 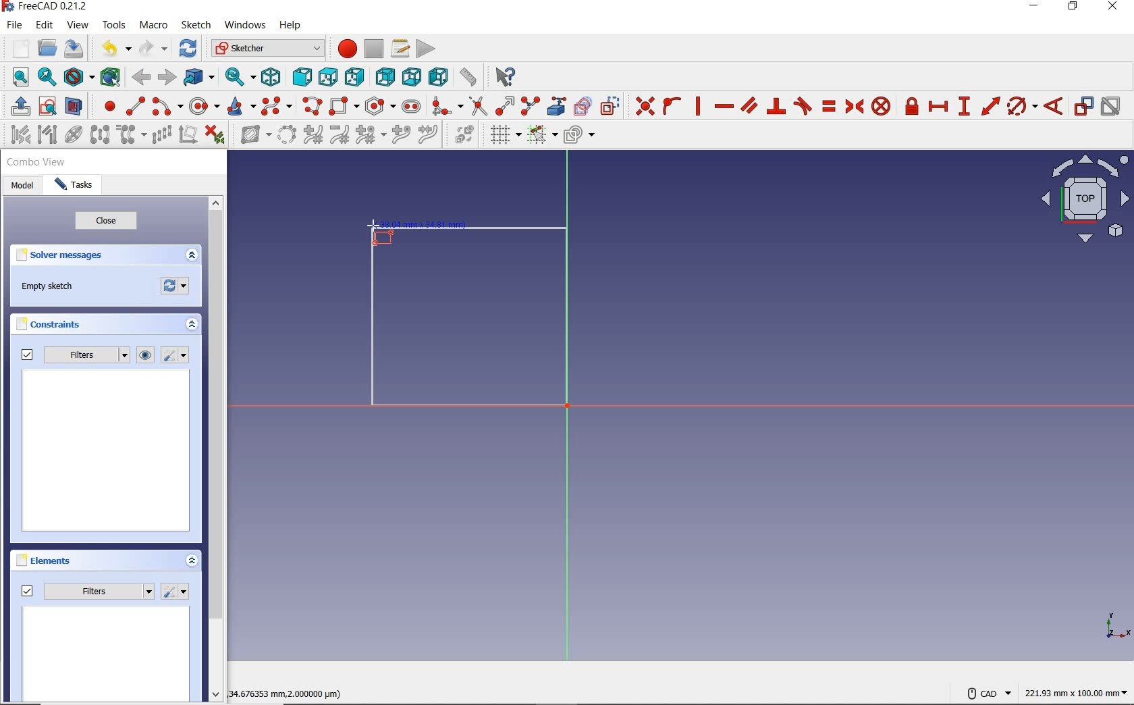 I want to click on create regular polygon, so click(x=379, y=106).